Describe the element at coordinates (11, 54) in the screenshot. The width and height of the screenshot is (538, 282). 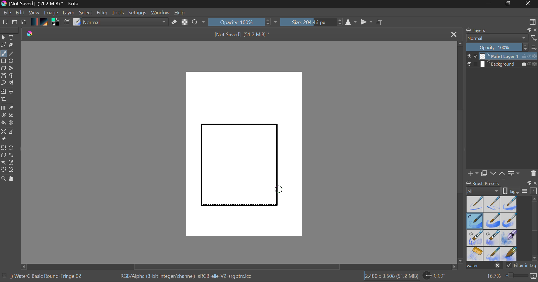
I see `Line` at that location.